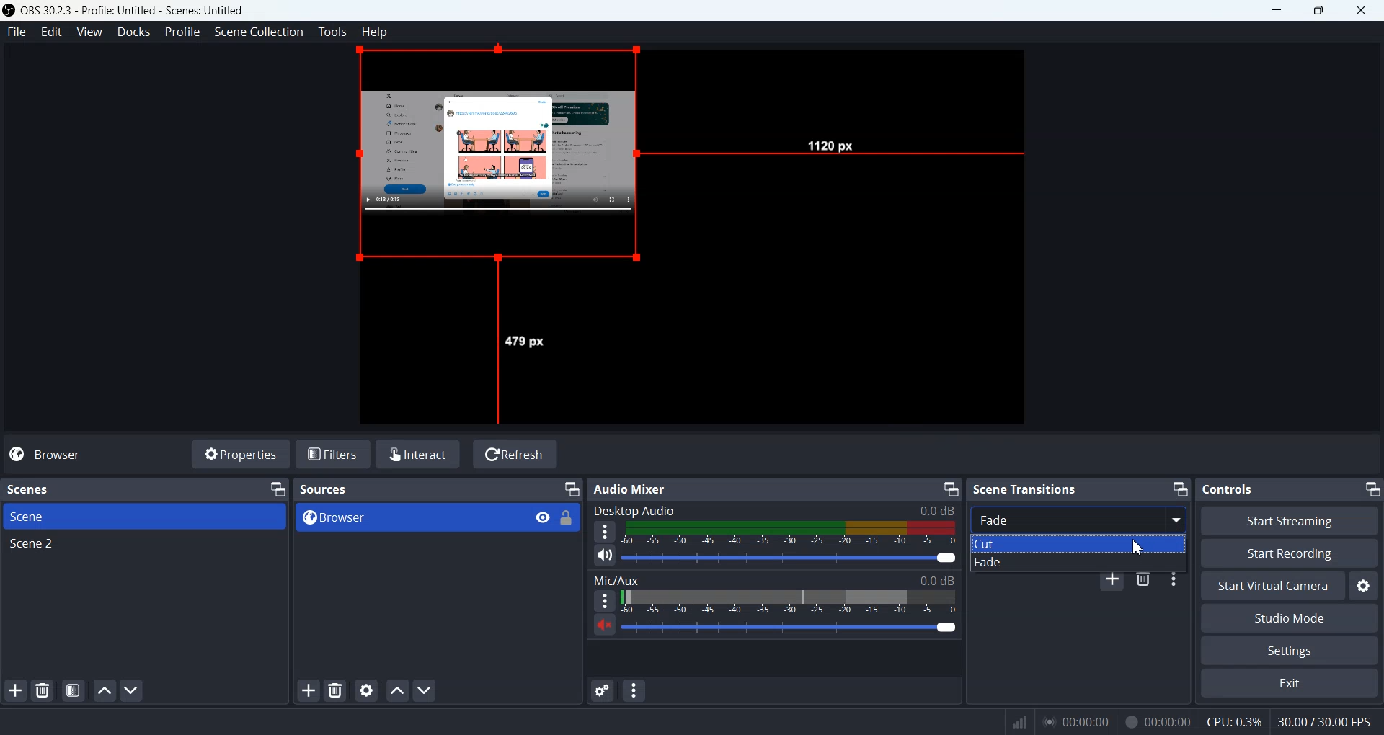 The width and height of the screenshot is (1384, 735). What do you see at coordinates (278, 489) in the screenshot?
I see `Minimize` at bounding box center [278, 489].